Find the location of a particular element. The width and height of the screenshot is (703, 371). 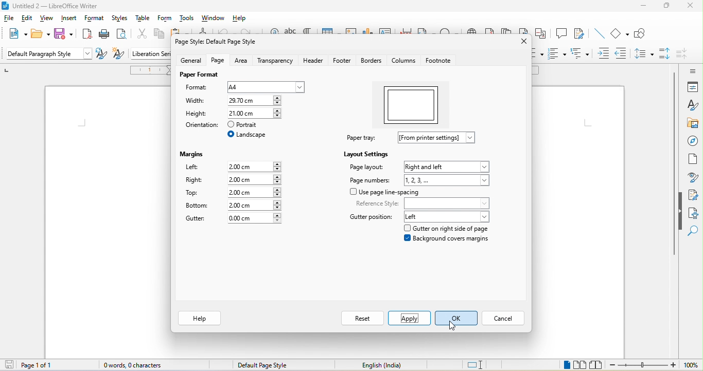

page layout is located at coordinates (367, 169).